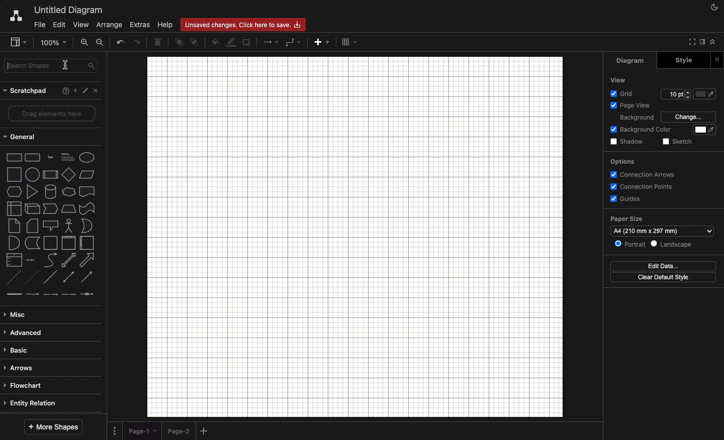 The height and width of the screenshot is (440, 724). What do you see at coordinates (705, 131) in the screenshot?
I see `Fill` at bounding box center [705, 131].